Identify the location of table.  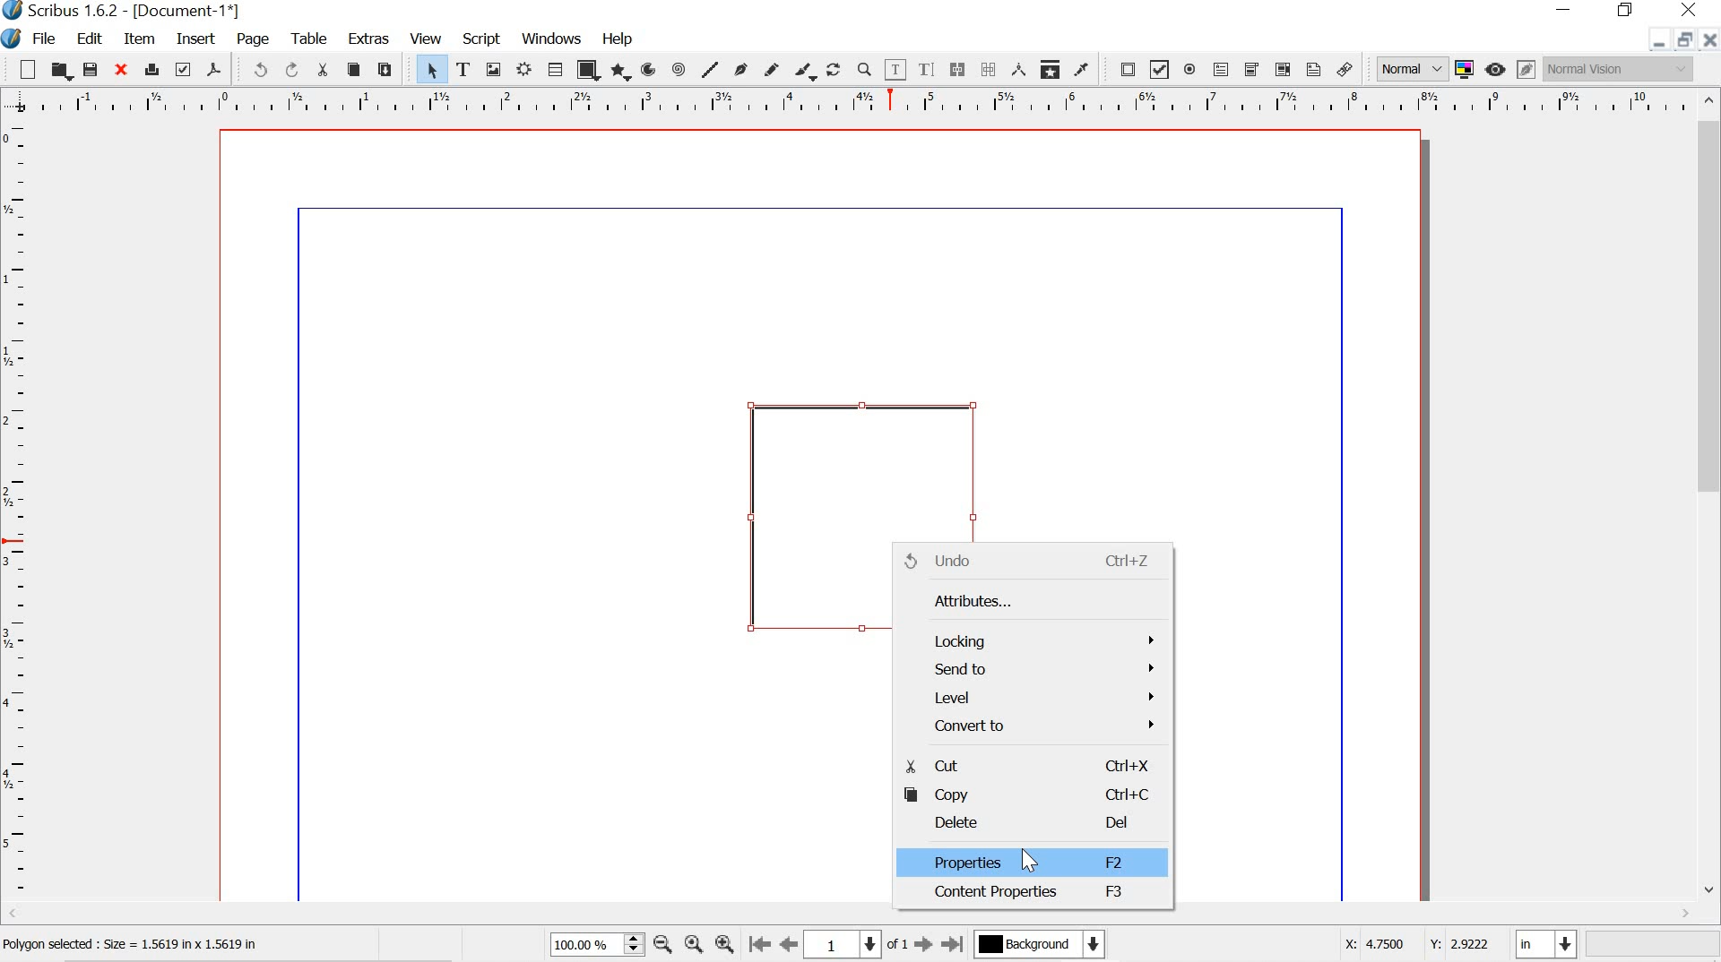
(555, 69).